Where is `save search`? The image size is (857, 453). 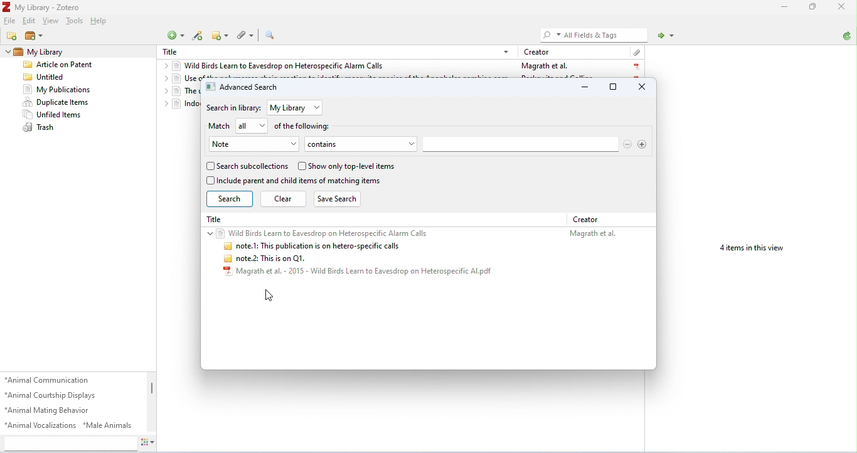 save search is located at coordinates (341, 199).